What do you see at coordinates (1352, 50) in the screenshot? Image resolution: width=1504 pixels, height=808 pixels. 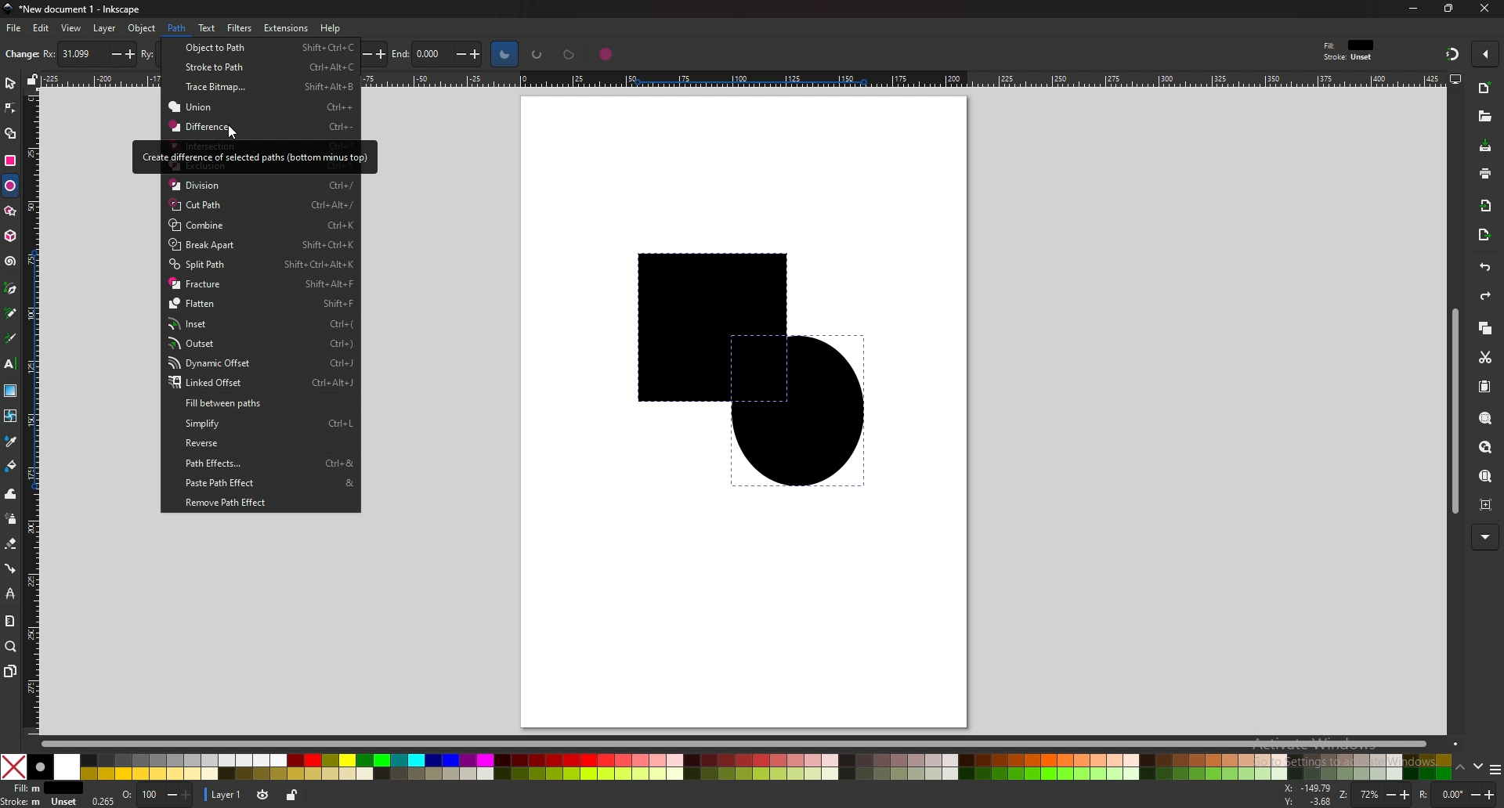 I see `style` at bounding box center [1352, 50].